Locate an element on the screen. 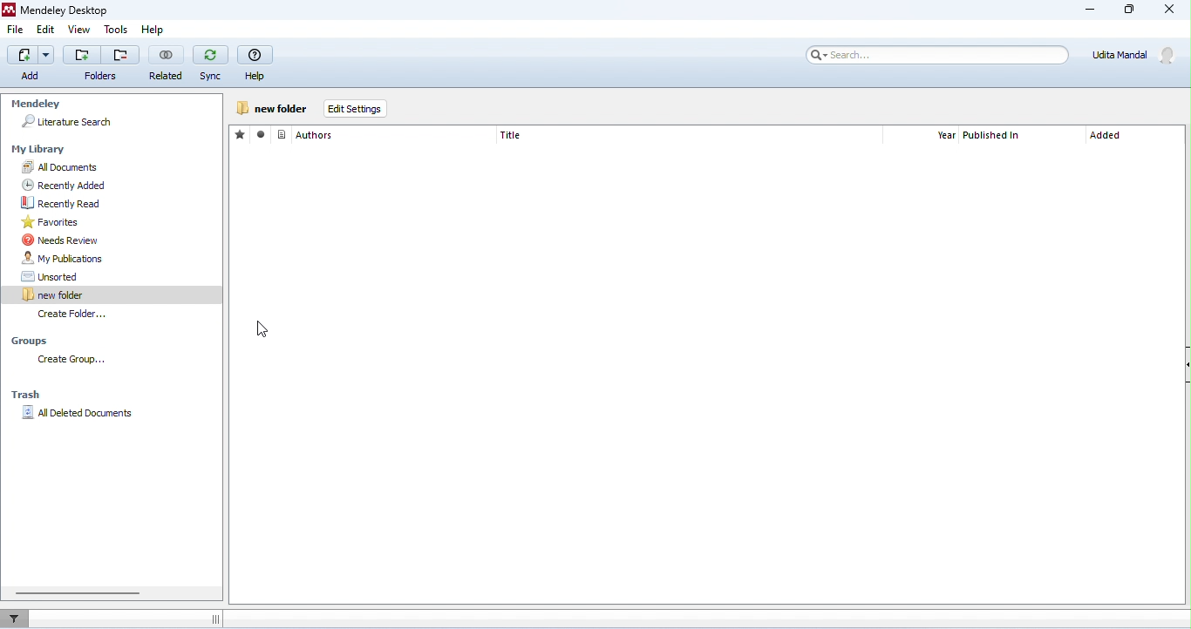 The height and width of the screenshot is (629, 1191). horizontal scroll bar is located at coordinates (78, 592).